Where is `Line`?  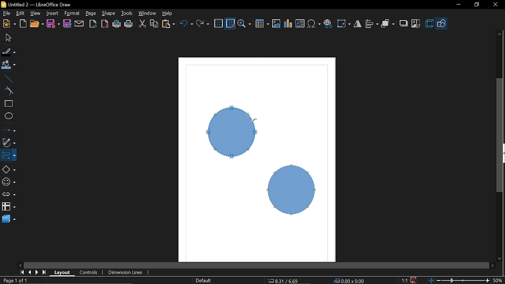 Line is located at coordinates (7, 79).